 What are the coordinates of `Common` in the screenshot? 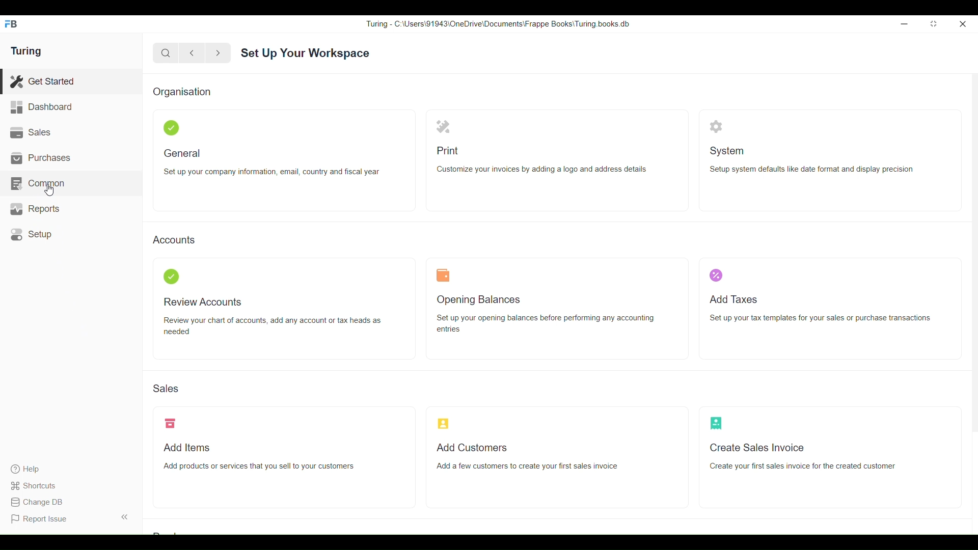 It's located at (71, 183).